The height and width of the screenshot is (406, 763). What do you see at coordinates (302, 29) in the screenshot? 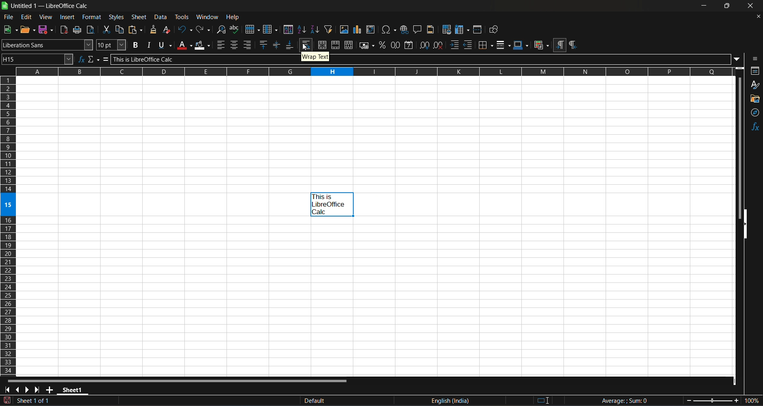
I see `sort ascending` at bounding box center [302, 29].